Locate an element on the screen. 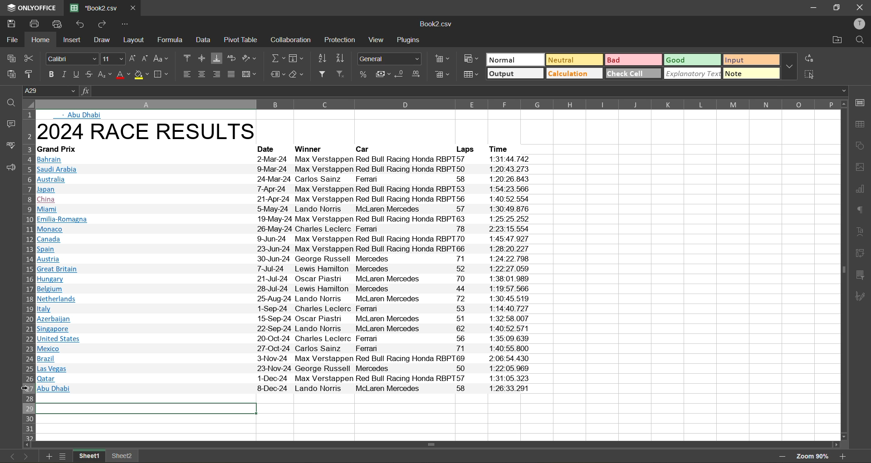 The image size is (871, 463). increment size is located at coordinates (131, 58).